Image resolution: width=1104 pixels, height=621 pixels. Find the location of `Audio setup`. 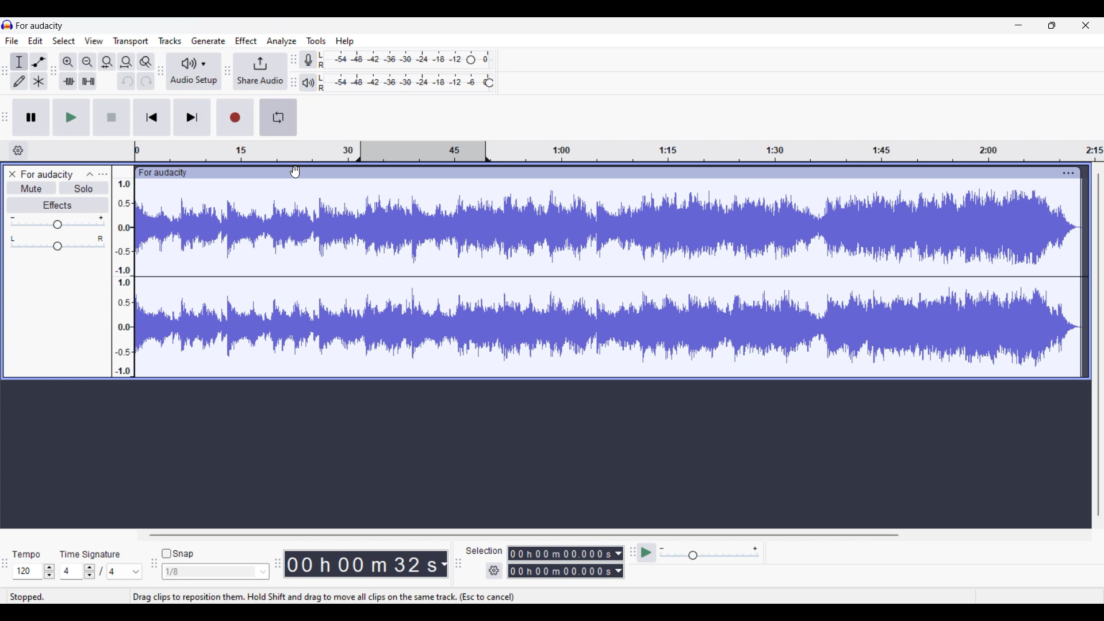

Audio setup is located at coordinates (194, 71).